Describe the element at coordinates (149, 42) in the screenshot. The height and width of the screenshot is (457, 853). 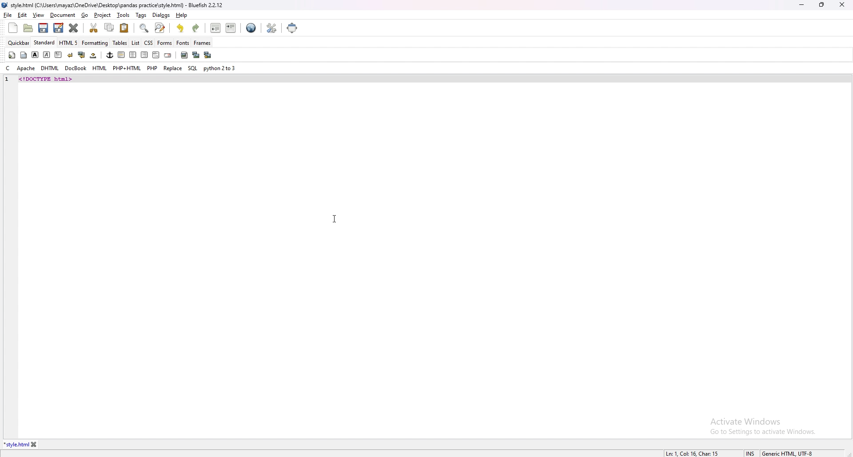
I see `css` at that location.